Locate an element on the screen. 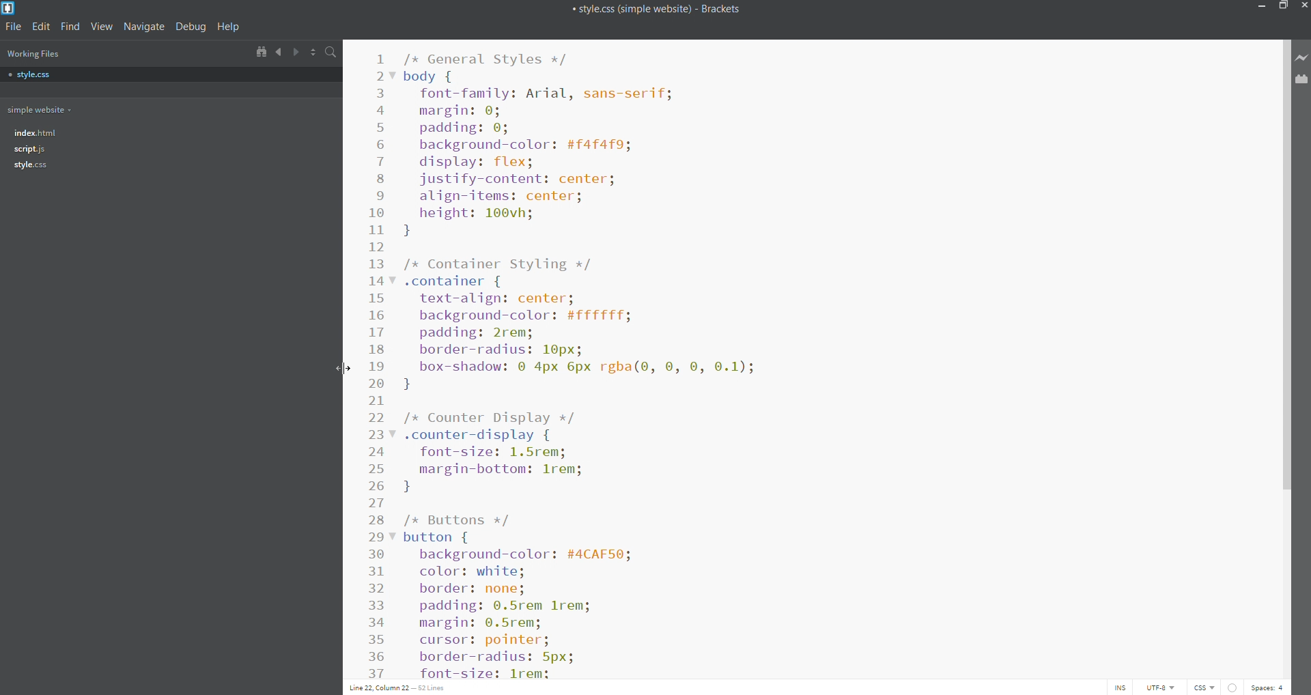  toggle cursor is located at coordinates (1122, 688).